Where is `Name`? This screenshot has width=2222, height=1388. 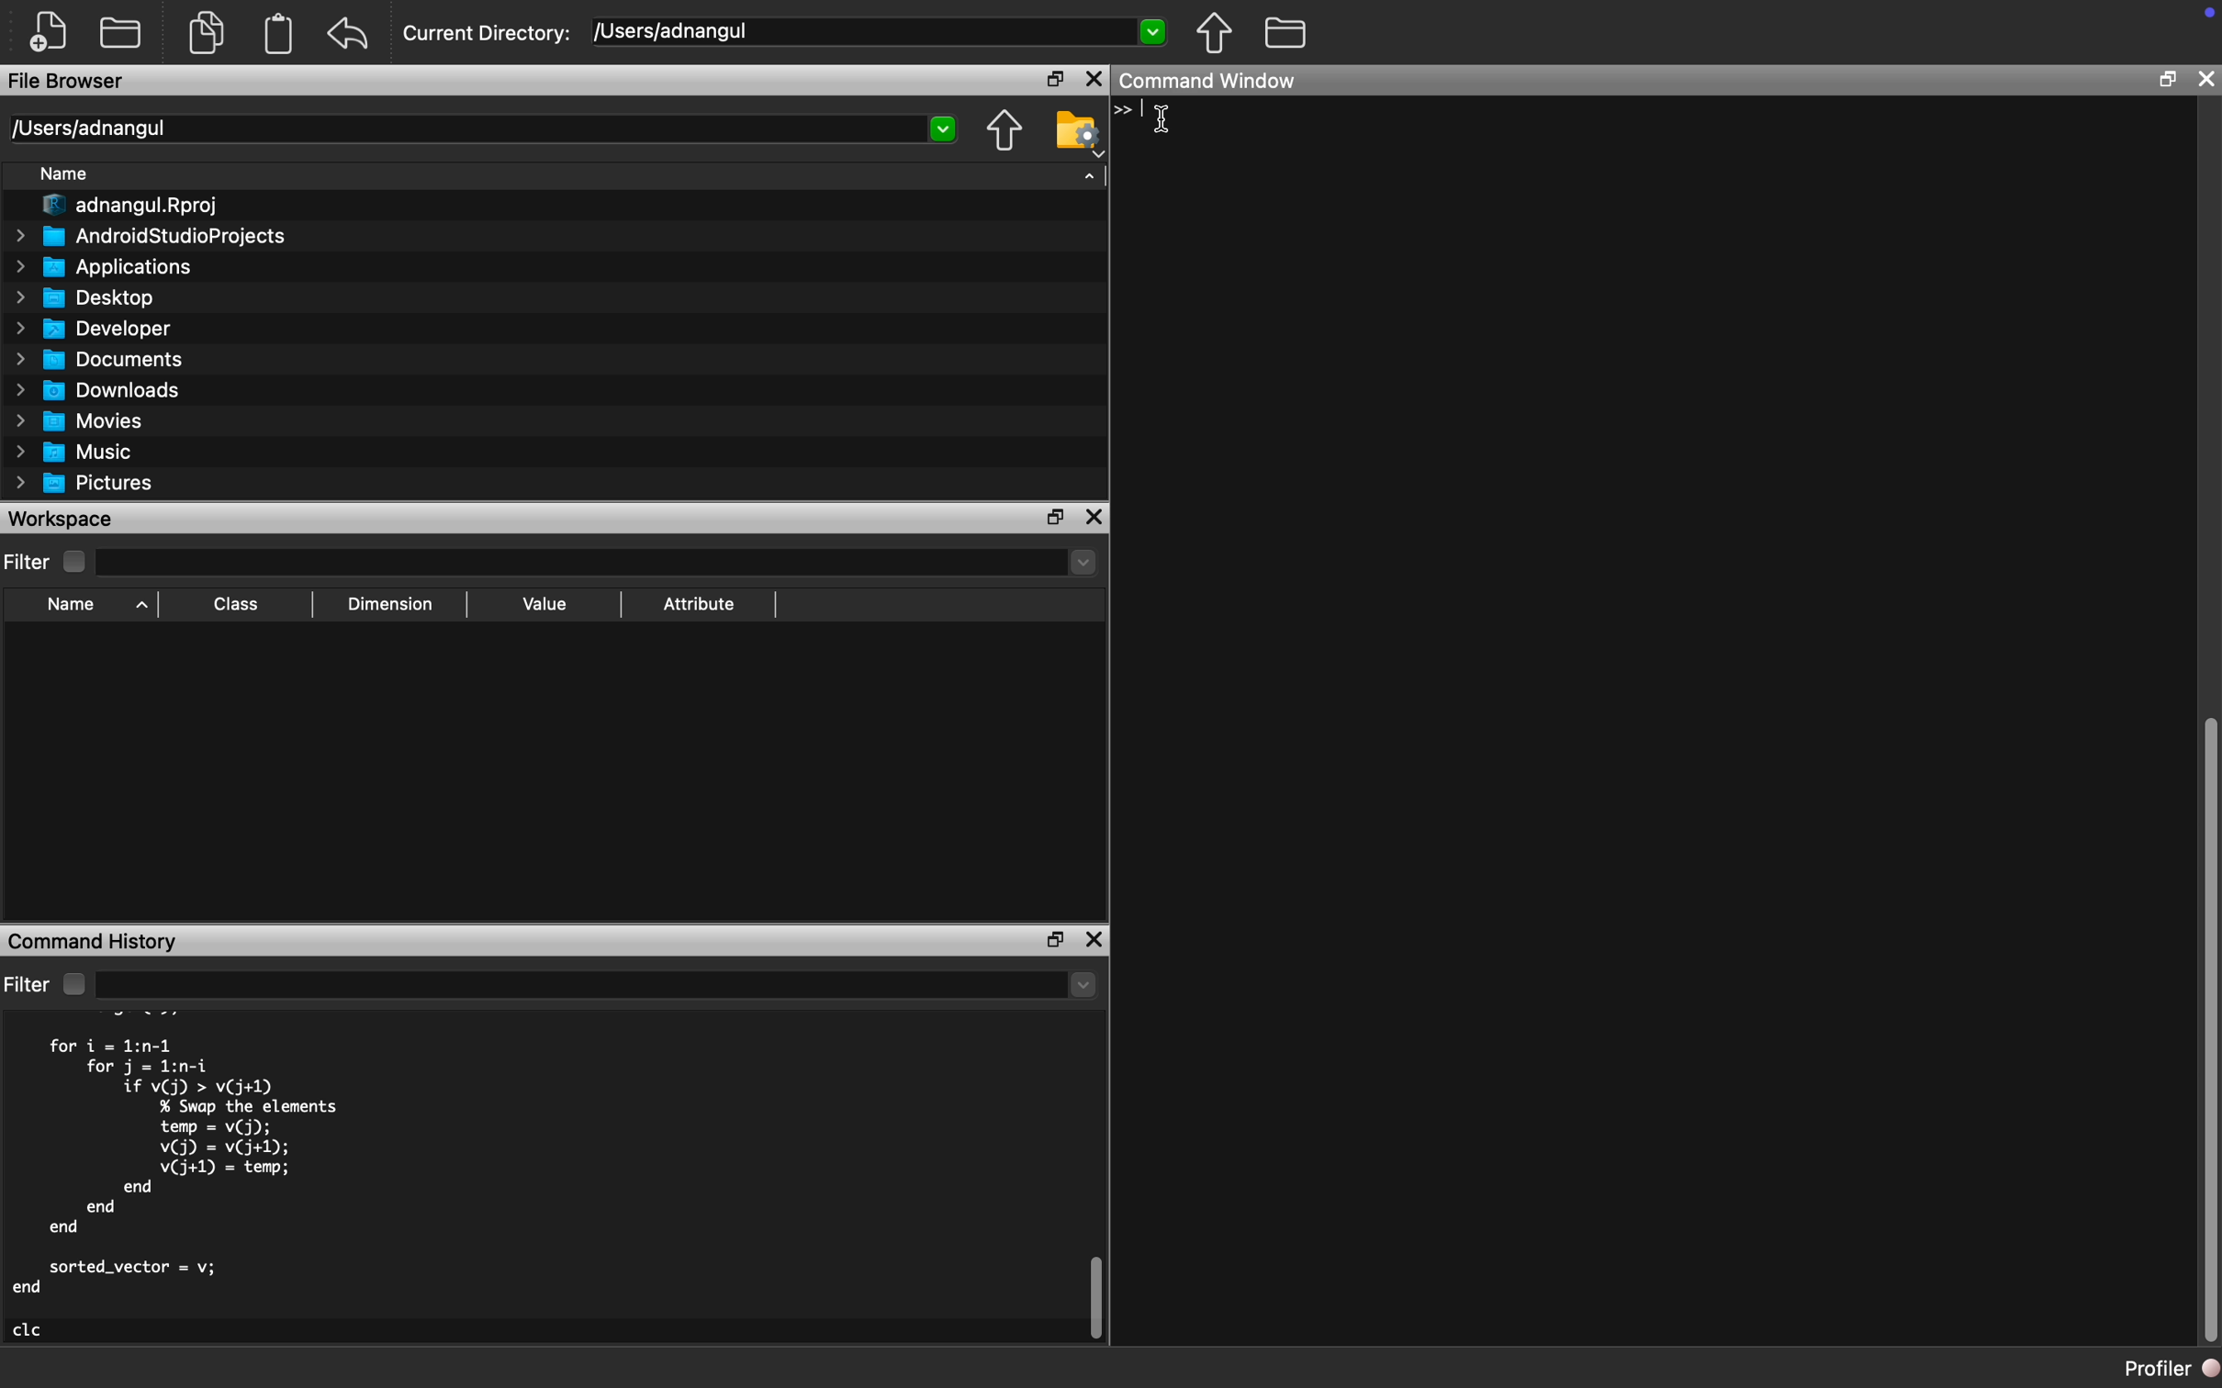
Name is located at coordinates (72, 605).